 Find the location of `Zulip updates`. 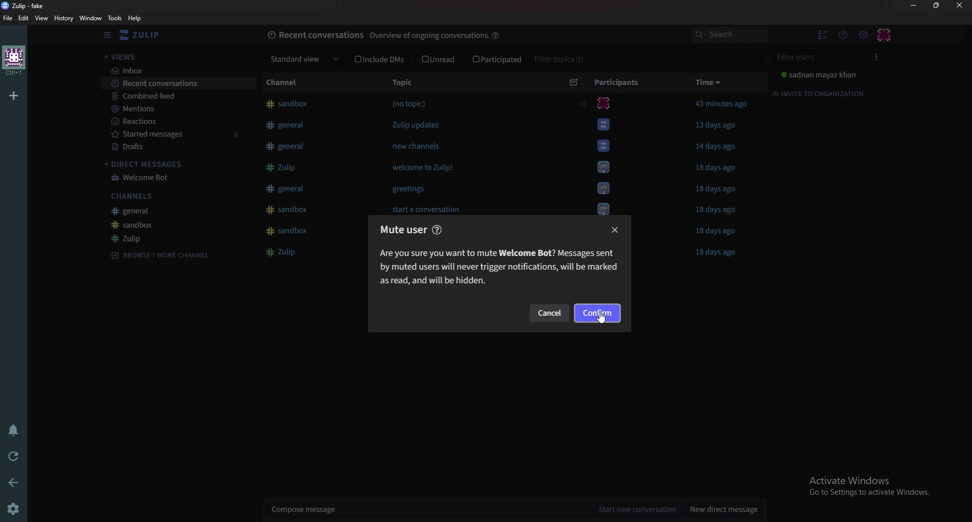

Zulip updates is located at coordinates (415, 126).